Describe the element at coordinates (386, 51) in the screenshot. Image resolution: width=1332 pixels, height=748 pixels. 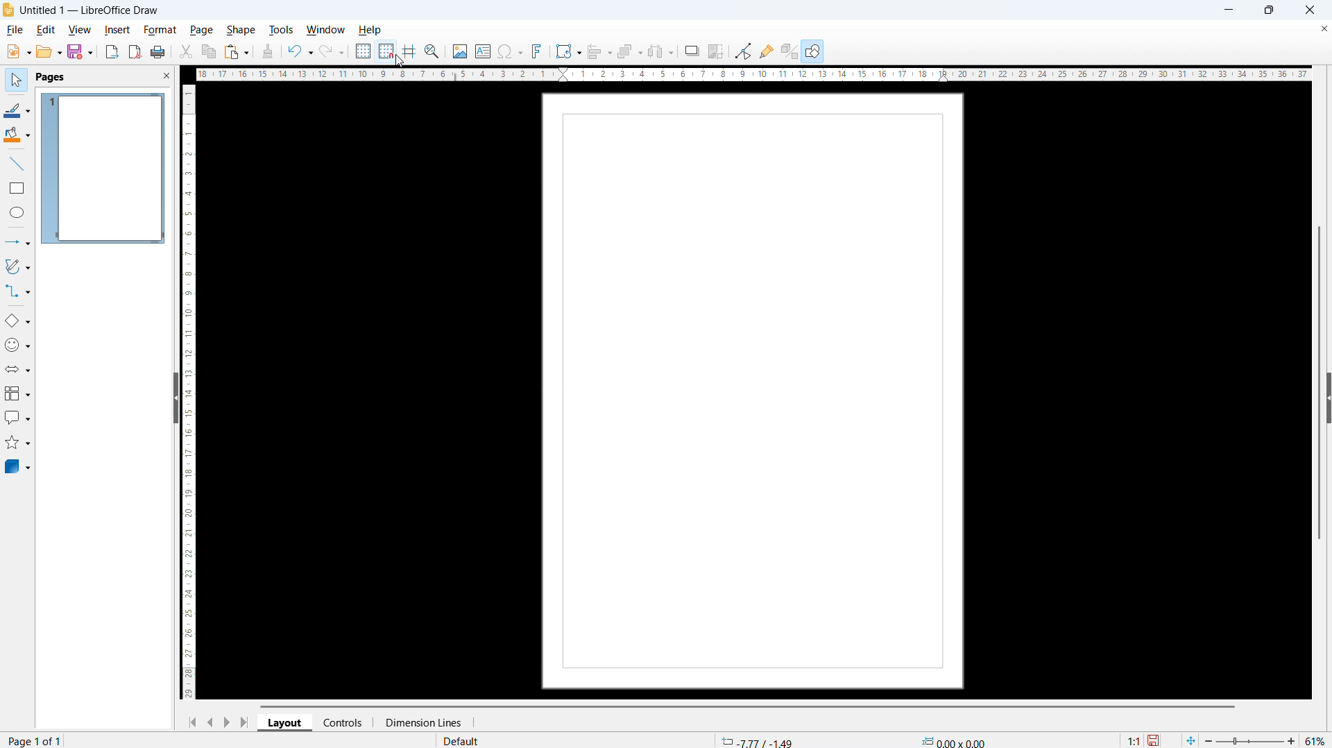
I see `Snap to grid ` at that location.